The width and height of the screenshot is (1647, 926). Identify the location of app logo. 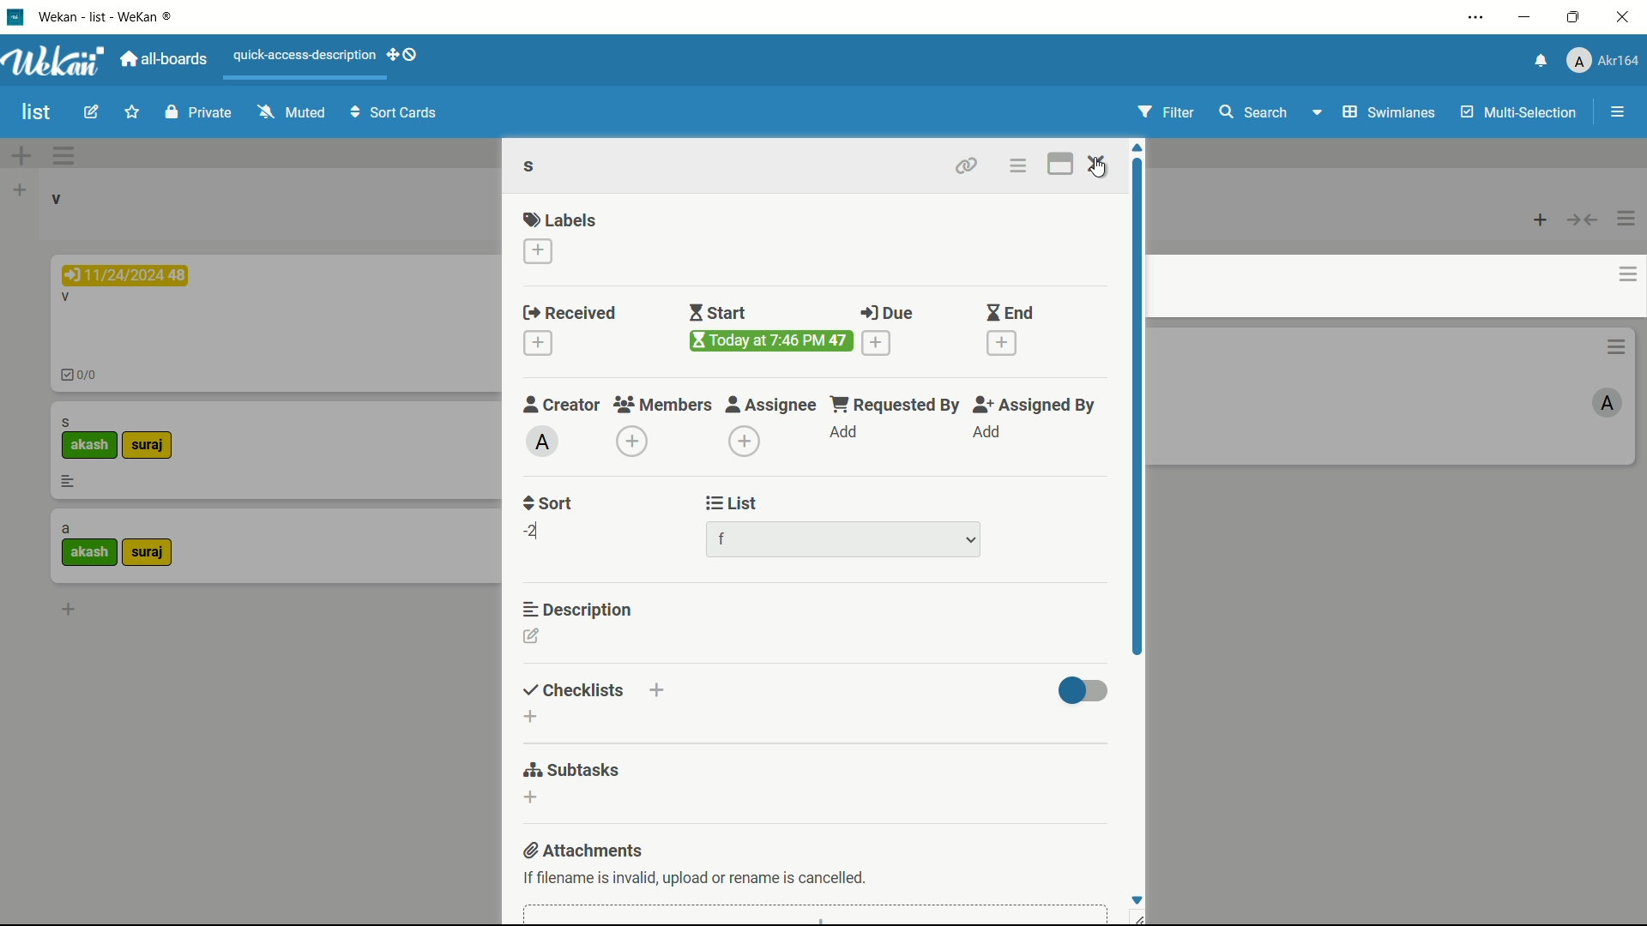
(56, 61).